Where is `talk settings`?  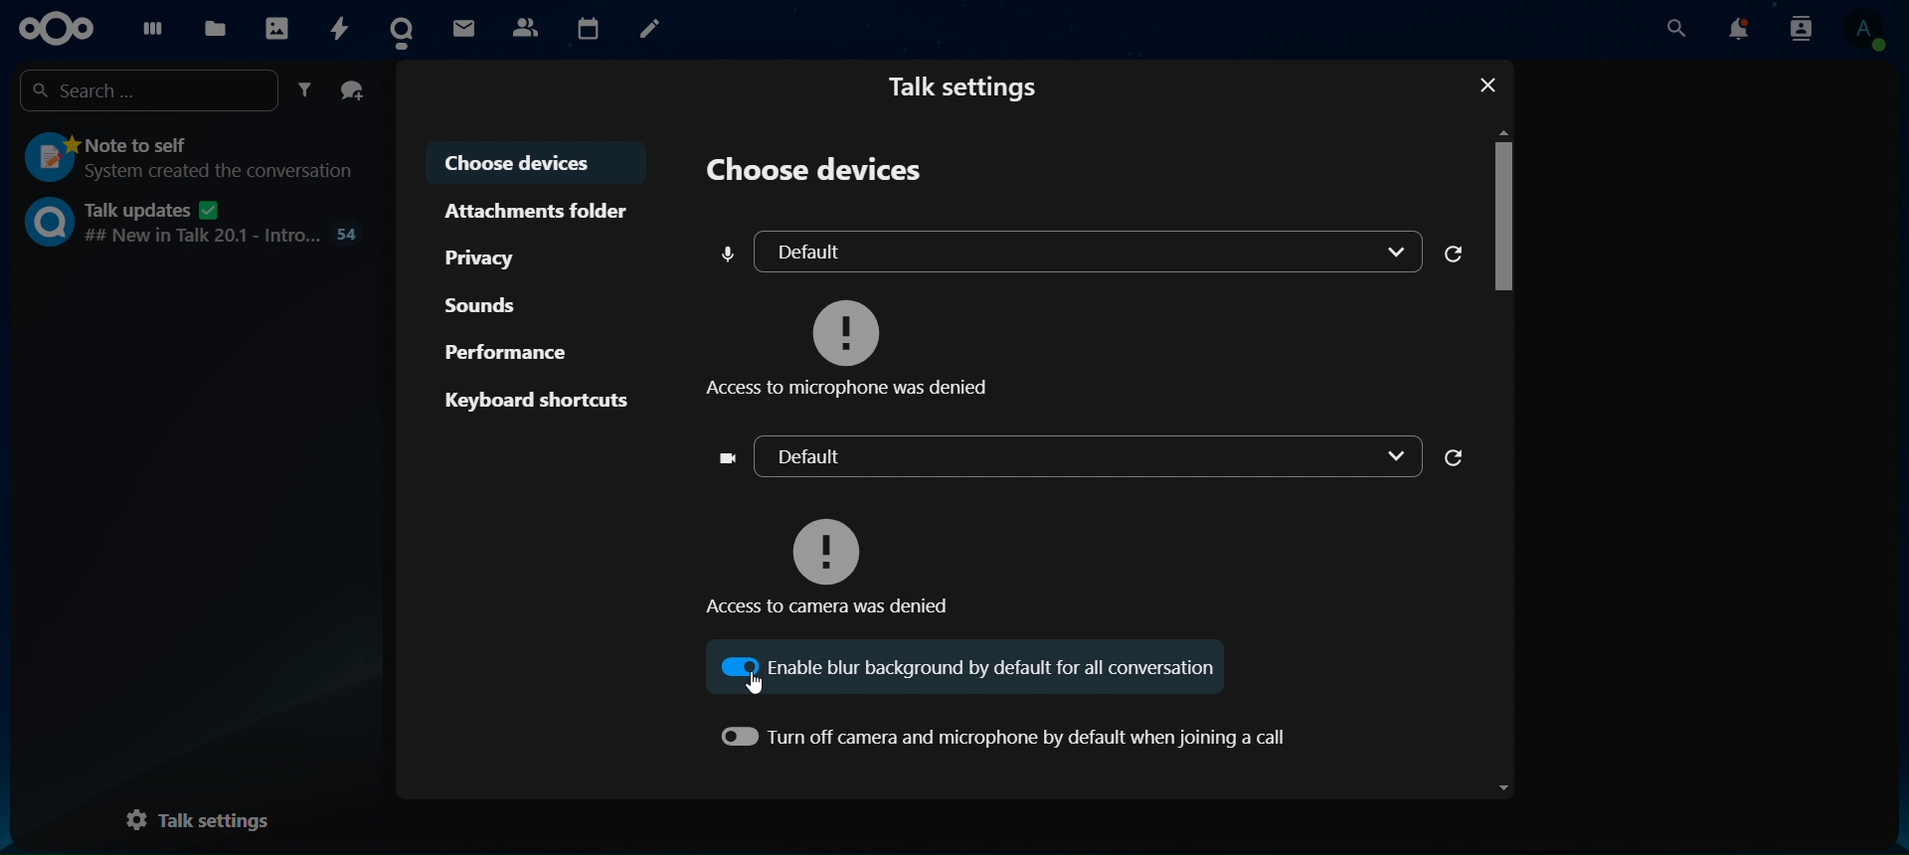 talk settings is located at coordinates (964, 89).